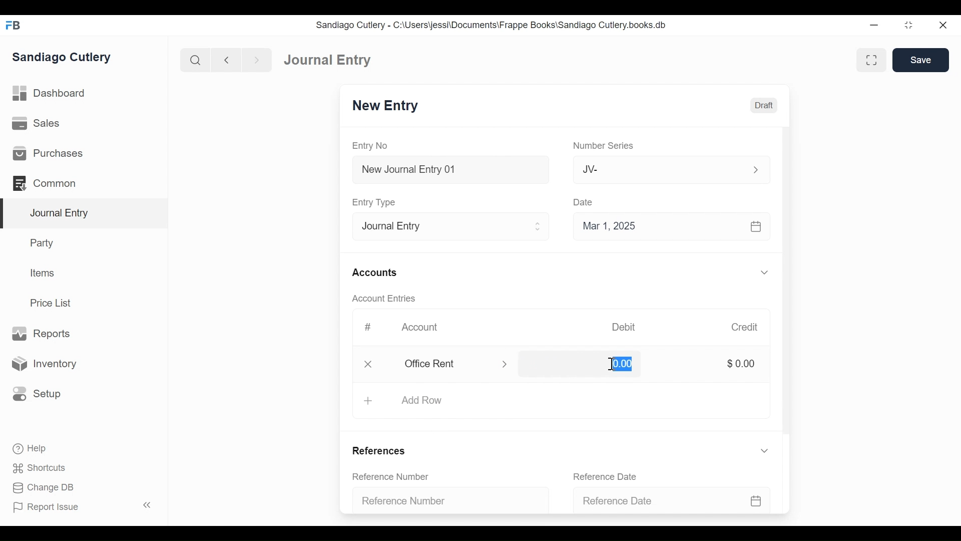 The image size is (961, 541). I want to click on References, so click(383, 452).